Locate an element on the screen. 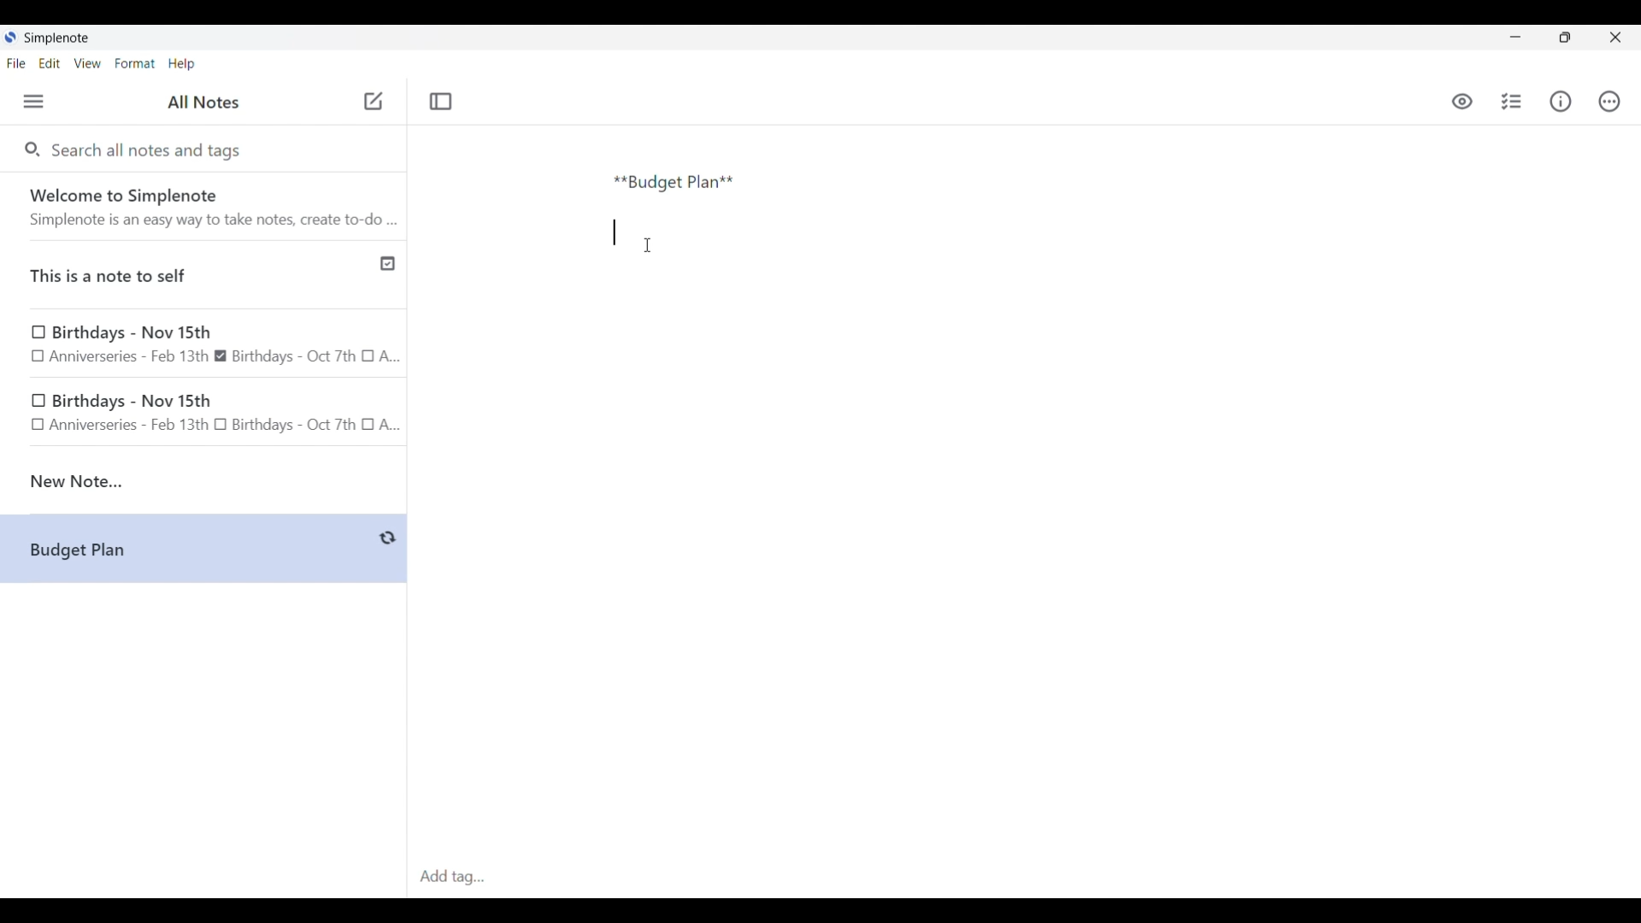 This screenshot has width=1641, height=923. Click to type in tags is located at coordinates (1024, 878).